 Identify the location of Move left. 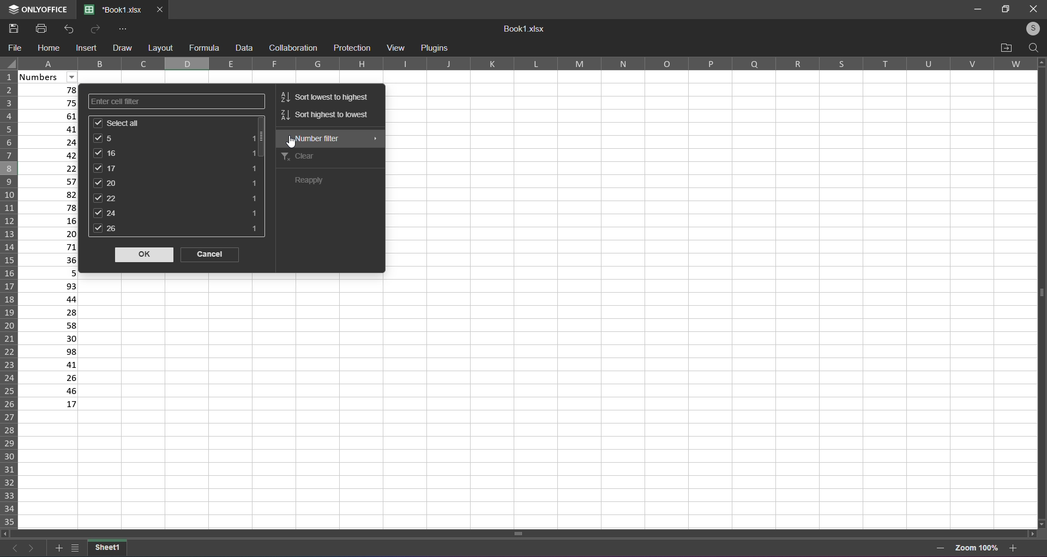
(5, 533).